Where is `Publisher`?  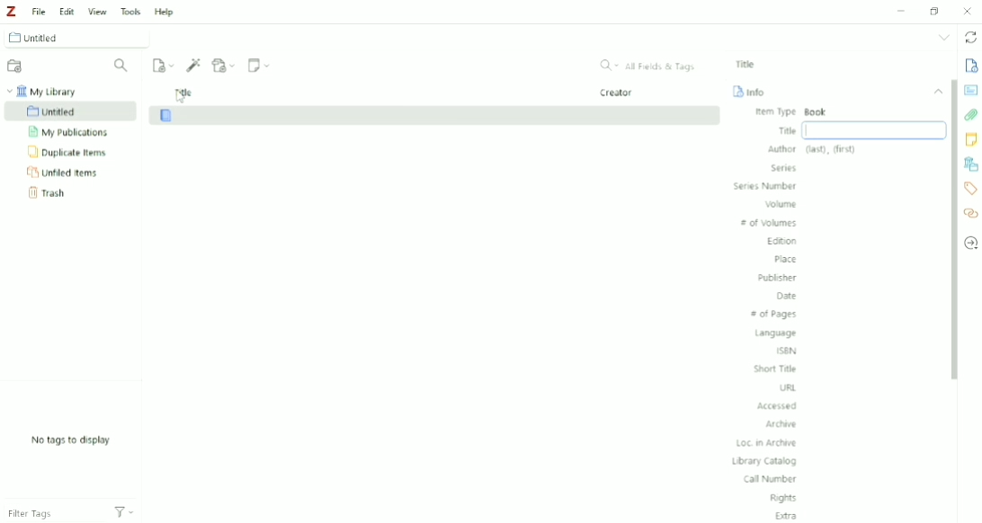
Publisher is located at coordinates (778, 278).